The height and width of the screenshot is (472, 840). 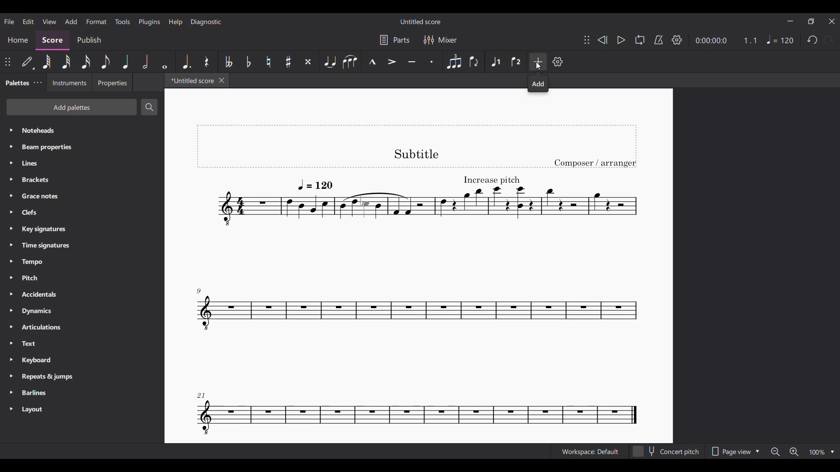 I want to click on Zoom in, so click(x=794, y=452).